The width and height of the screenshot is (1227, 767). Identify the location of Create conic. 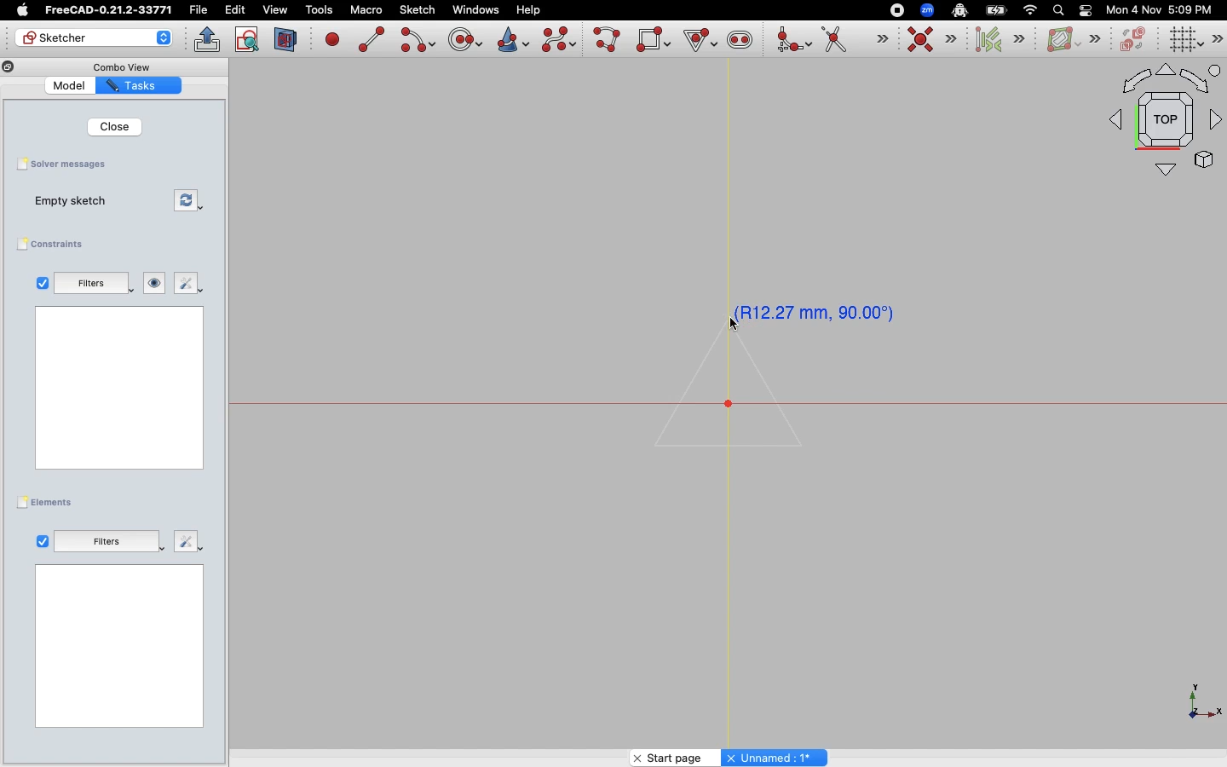
(511, 38).